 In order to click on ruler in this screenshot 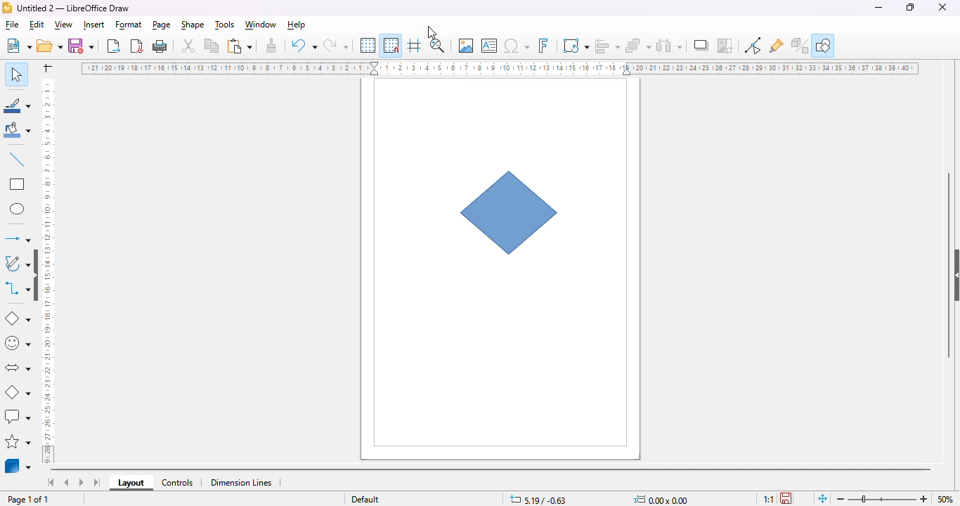, I will do `click(499, 67)`.